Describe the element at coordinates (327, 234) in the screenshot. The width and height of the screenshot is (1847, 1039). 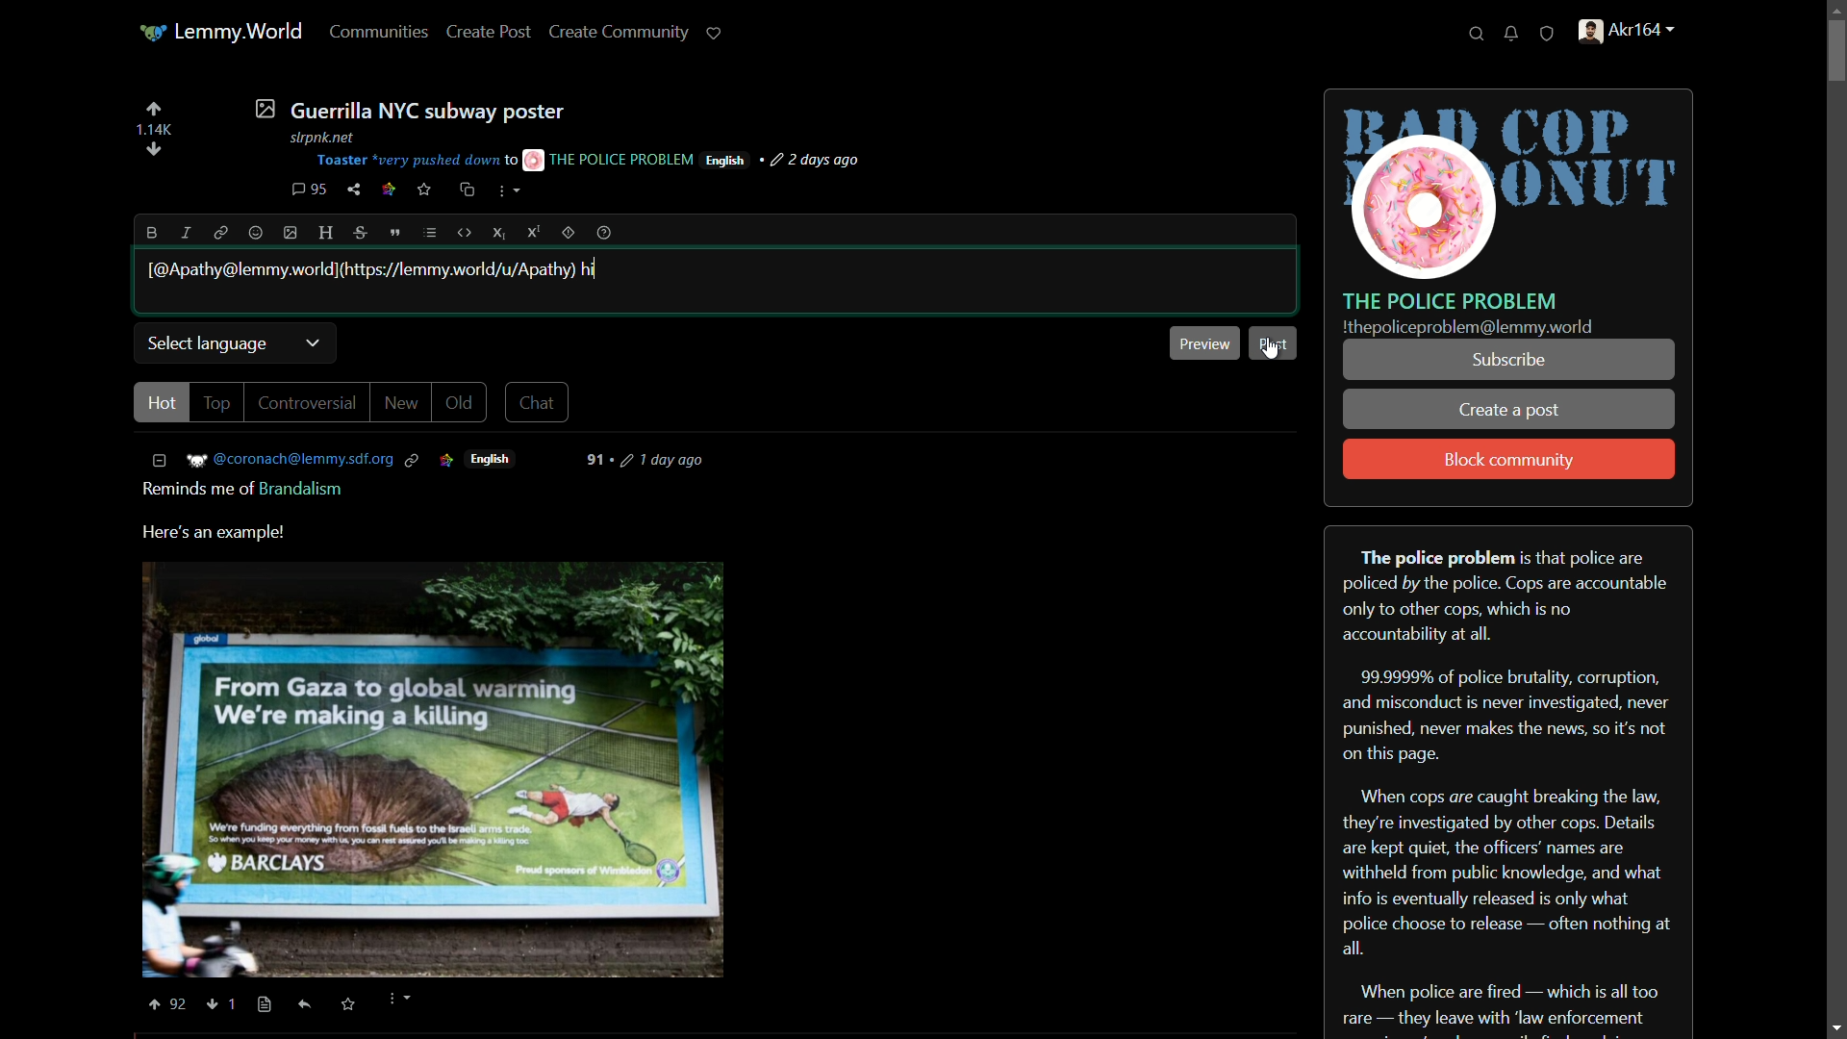
I see `header` at that location.